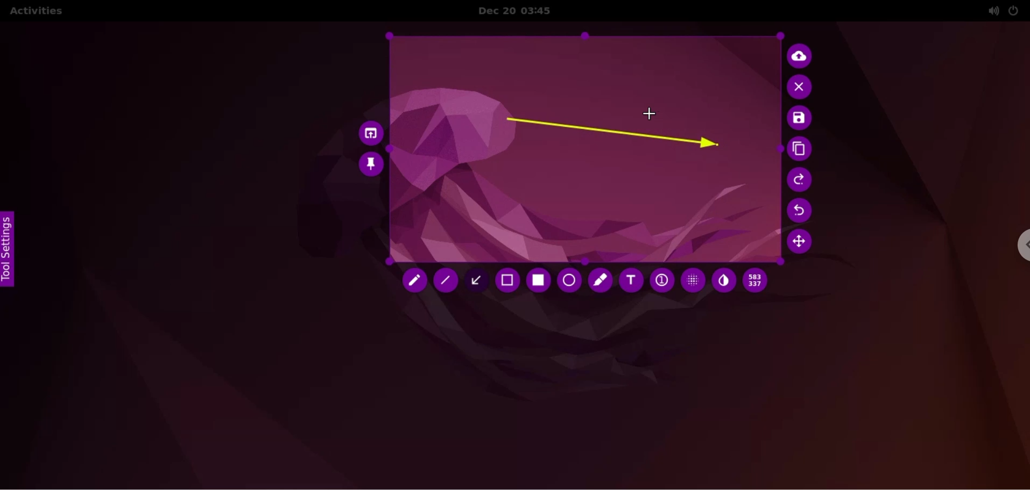 Image resolution: width=1030 pixels, height=490 pixels. What do you see at coordinates (12, 249) in the screenshot?
I see `tool settings` at bounding box center [12, 249].